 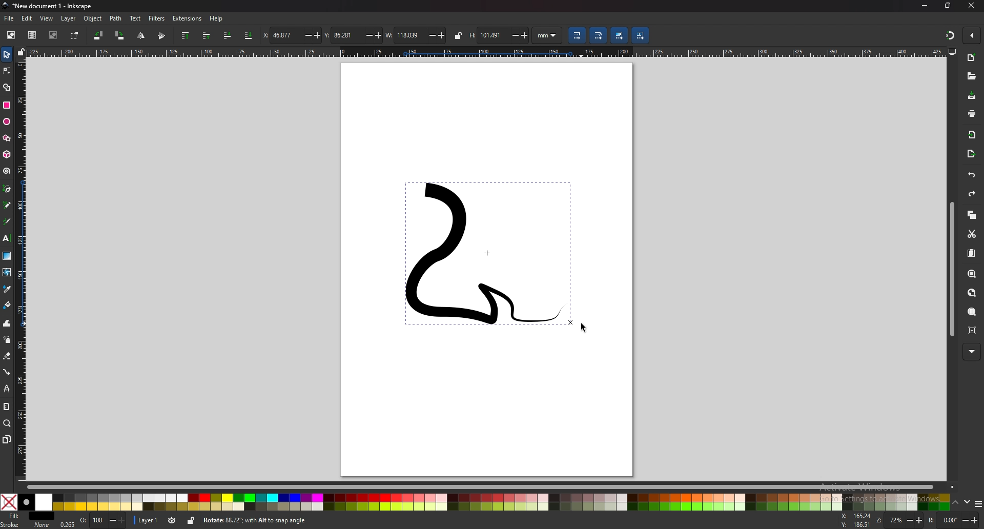 What do you see at coordinates (970, 6) in the screenshot?
I see `CLOSE` at bounding box center [970, 6].